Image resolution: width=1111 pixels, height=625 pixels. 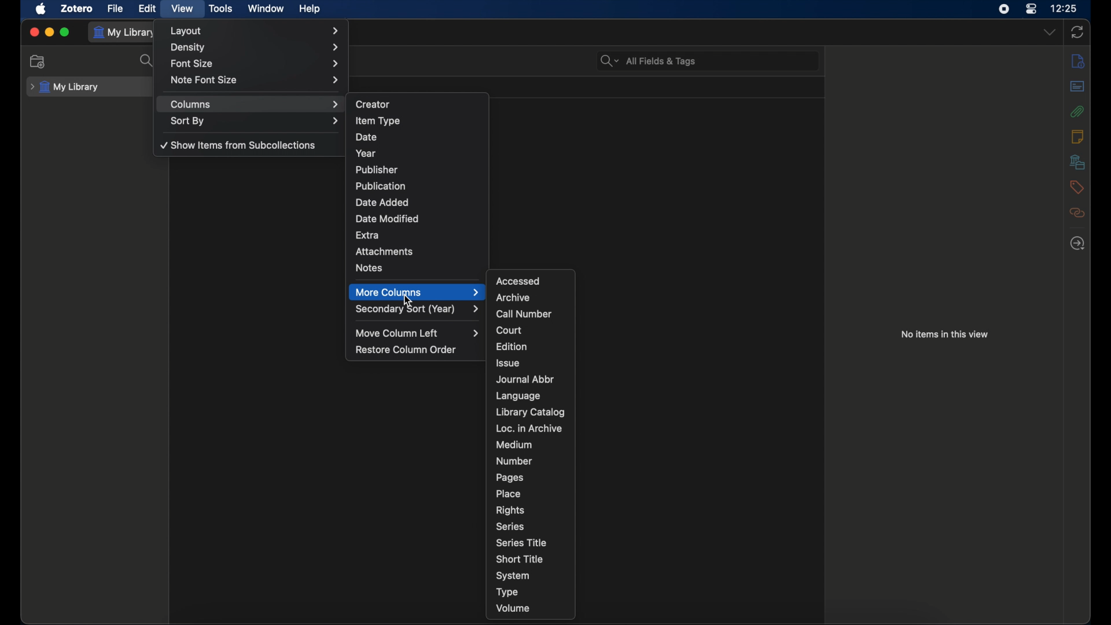 I want to click on journal abbr, so click(x=524, y=380).